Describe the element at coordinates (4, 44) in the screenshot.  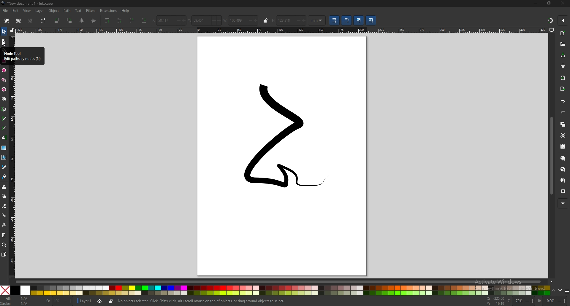
I see `cursor` at that location.